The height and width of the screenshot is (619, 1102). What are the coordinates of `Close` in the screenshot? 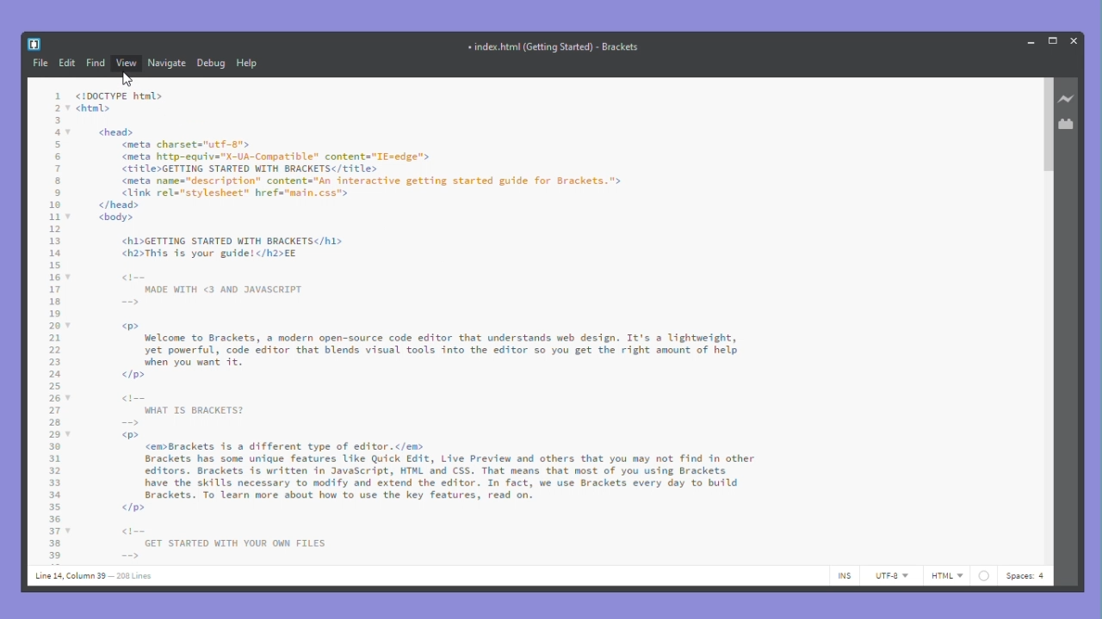 It's located at (1075, 40).